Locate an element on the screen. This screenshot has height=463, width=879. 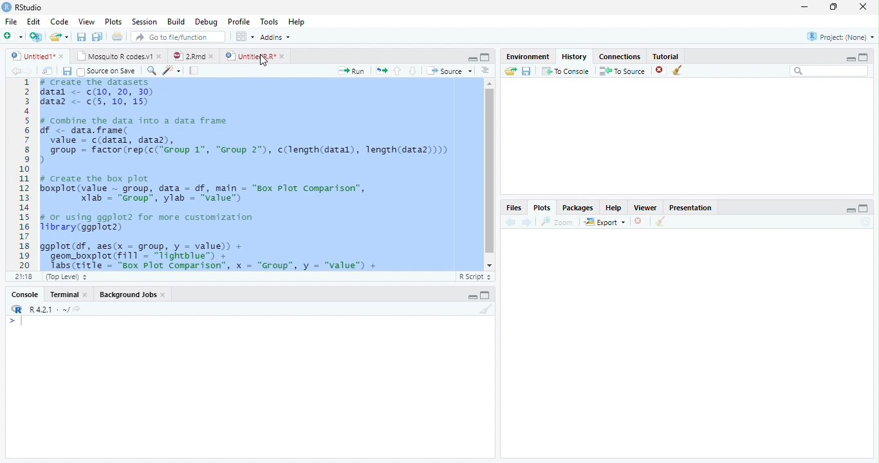
Project: (None) is located at coordinates (841, 37).